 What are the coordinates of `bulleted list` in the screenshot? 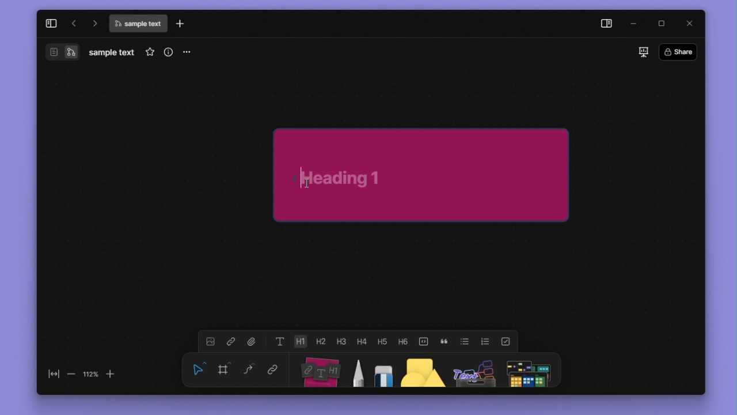 It's located at (465, 341).